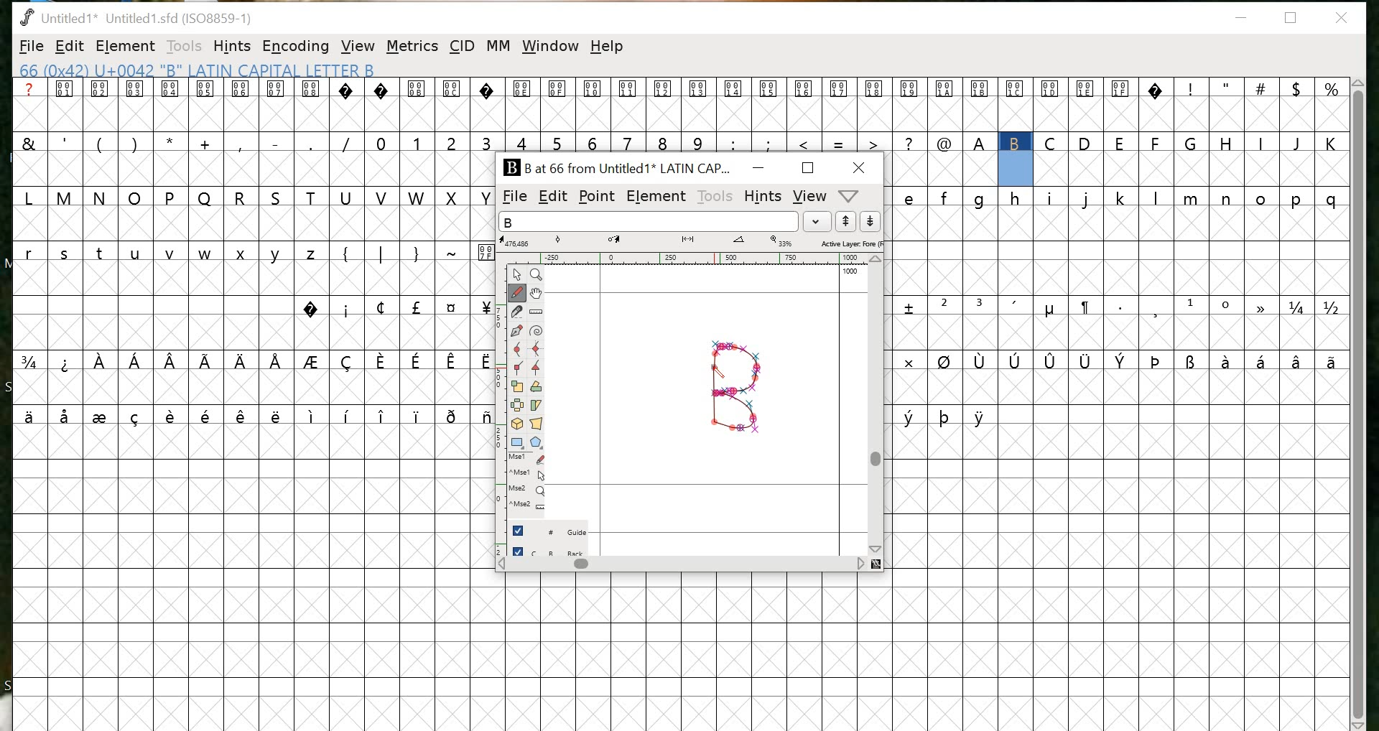 Image resolution: width=1379 pixels, height=731 pixels. I want to click on CID, so click(461, 47).